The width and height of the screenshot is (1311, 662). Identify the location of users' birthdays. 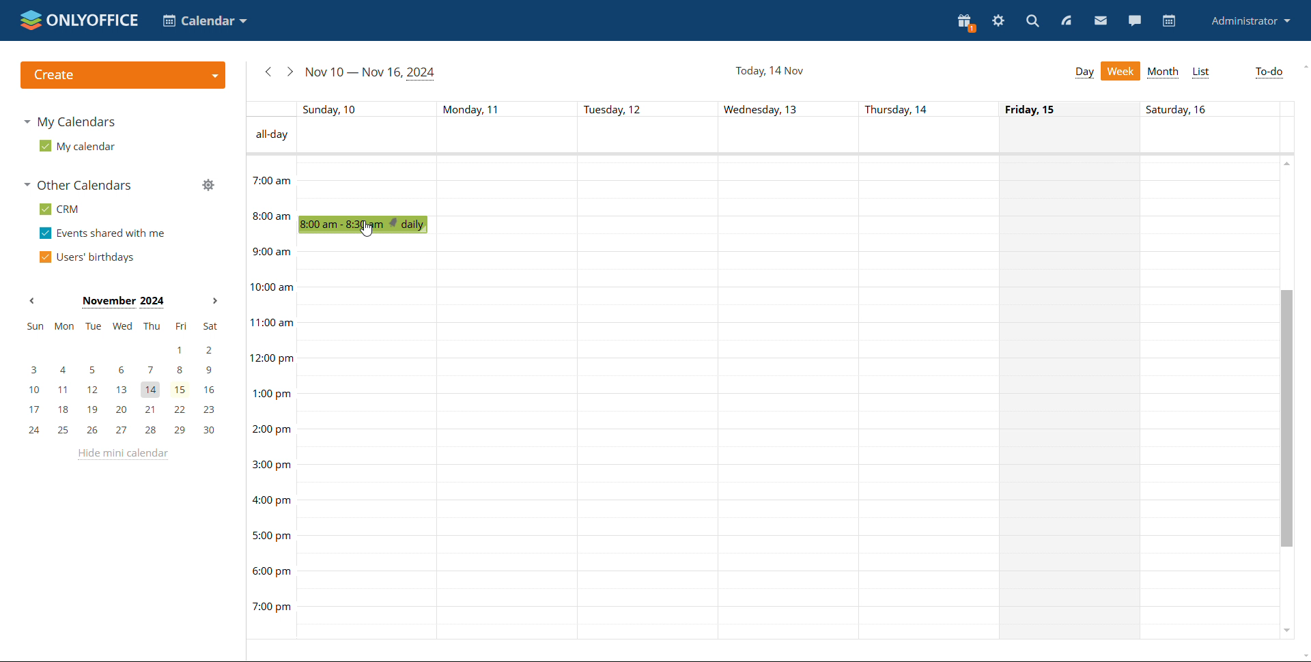
(86, 257).